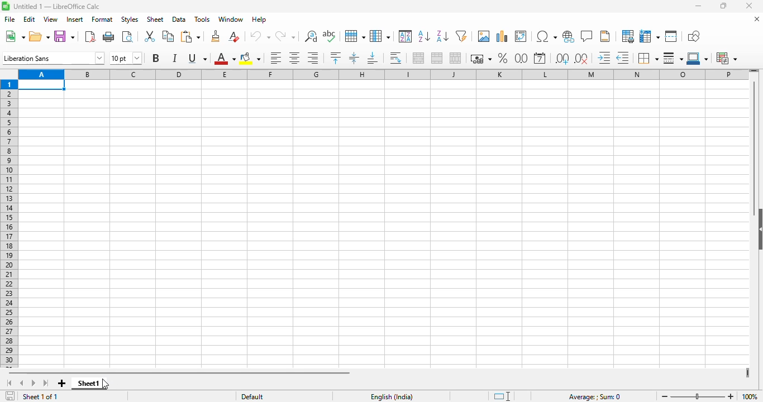 Image resolution: width=763 pixels, height=402 pixels. Describe the element at coordinates (647, 58) in the screenshot. I see `borders` at that location.